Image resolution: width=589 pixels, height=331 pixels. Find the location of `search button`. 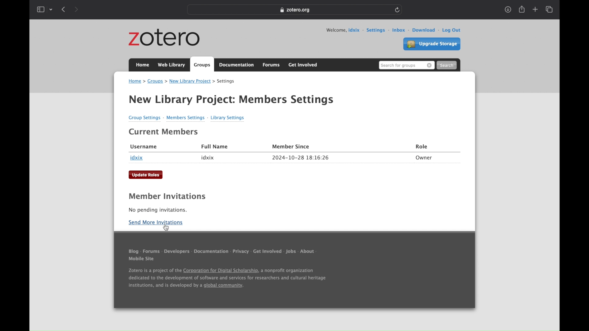

search button is located at coordinates (447, 65).